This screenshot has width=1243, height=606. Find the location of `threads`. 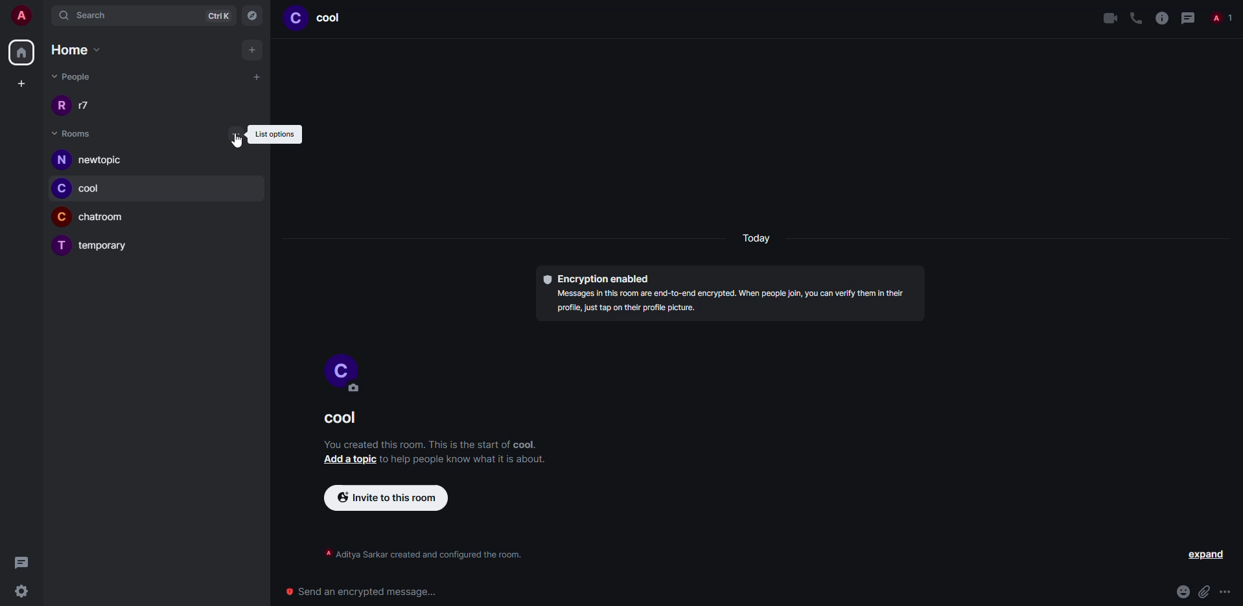

threads is located at coordinates (1187, 17).